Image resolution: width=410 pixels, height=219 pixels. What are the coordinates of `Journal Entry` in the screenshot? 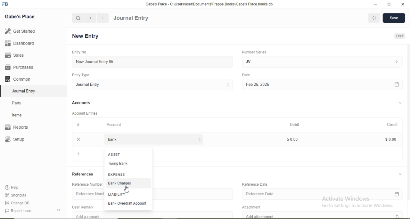 It's located at (153, 84).